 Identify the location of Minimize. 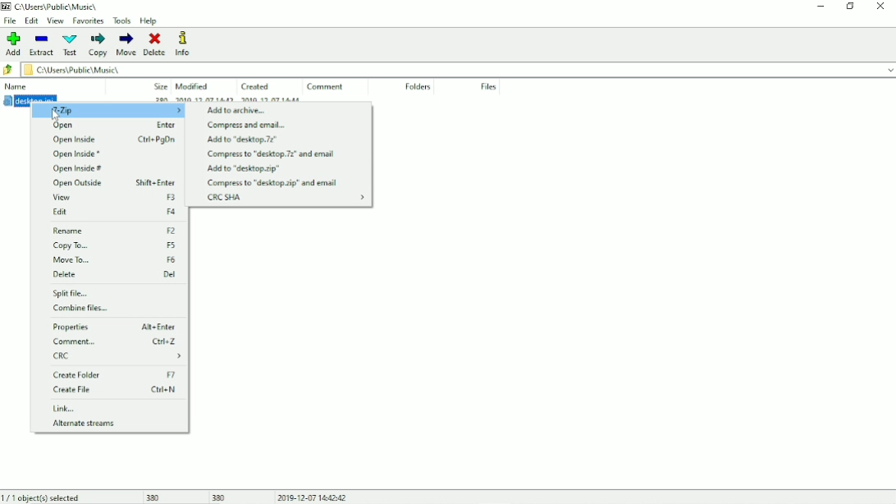
(821, 7).